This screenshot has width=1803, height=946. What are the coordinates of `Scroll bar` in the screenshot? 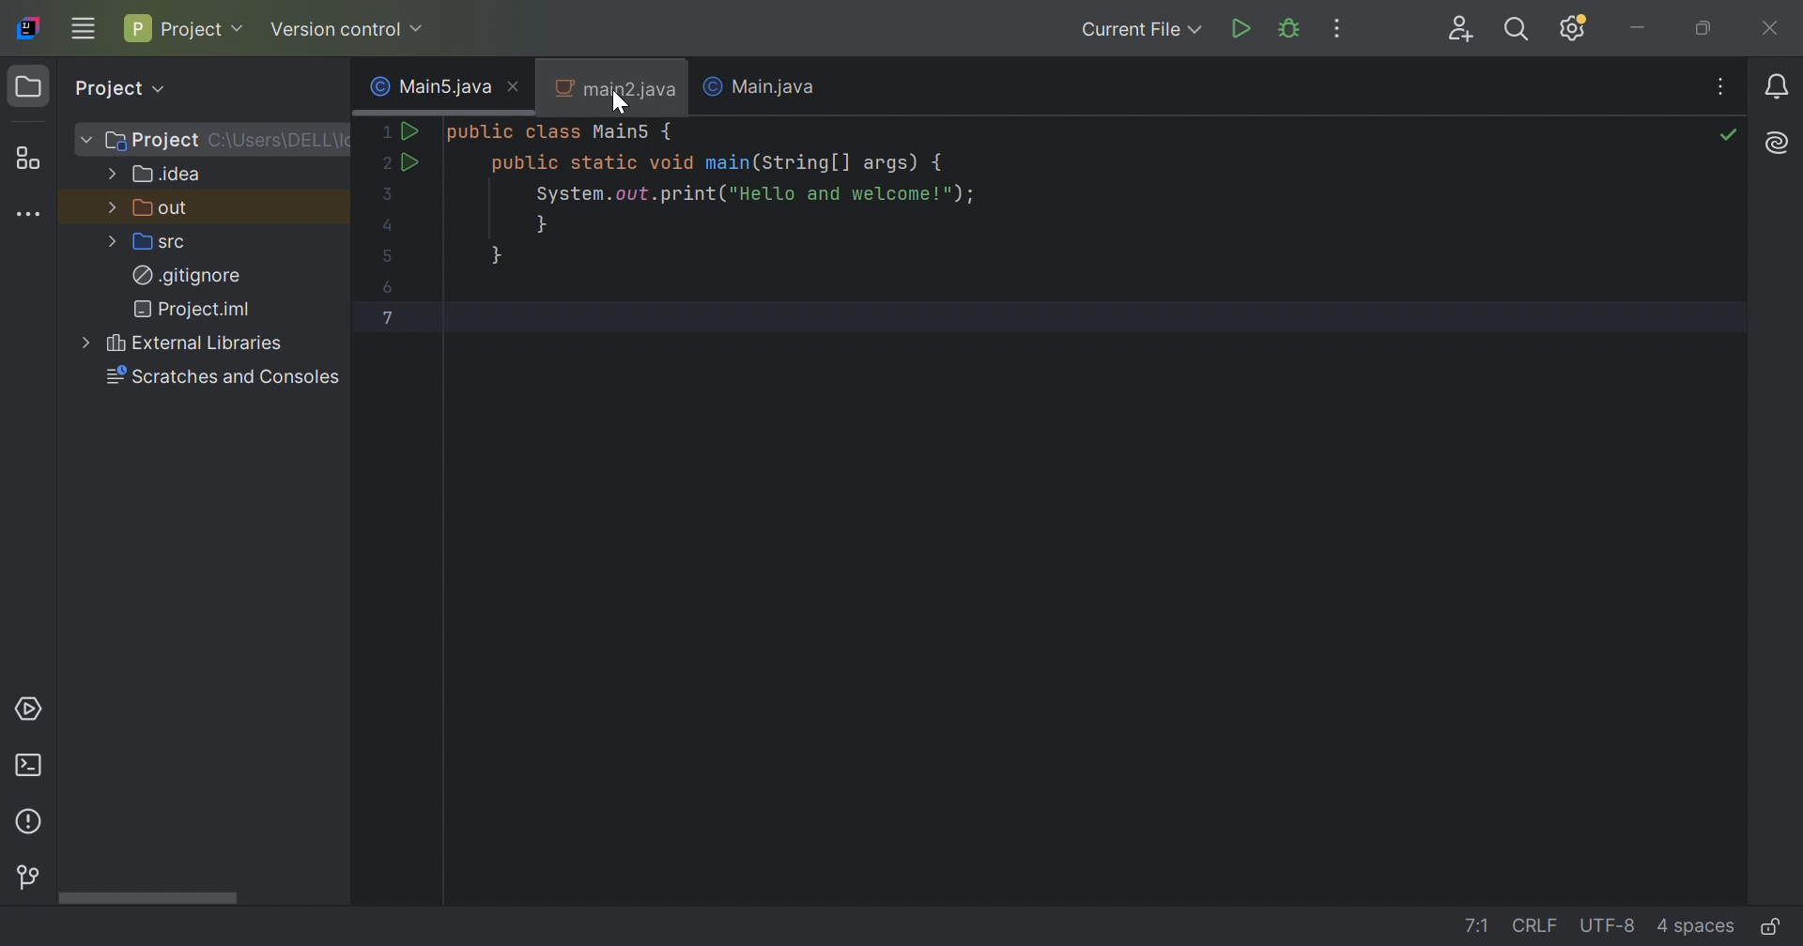 It's located at (145, 899).